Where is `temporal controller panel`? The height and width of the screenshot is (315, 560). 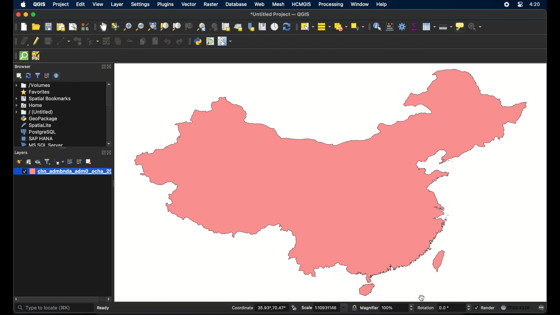
temporal controller panel is located at coordinates (274, 27).